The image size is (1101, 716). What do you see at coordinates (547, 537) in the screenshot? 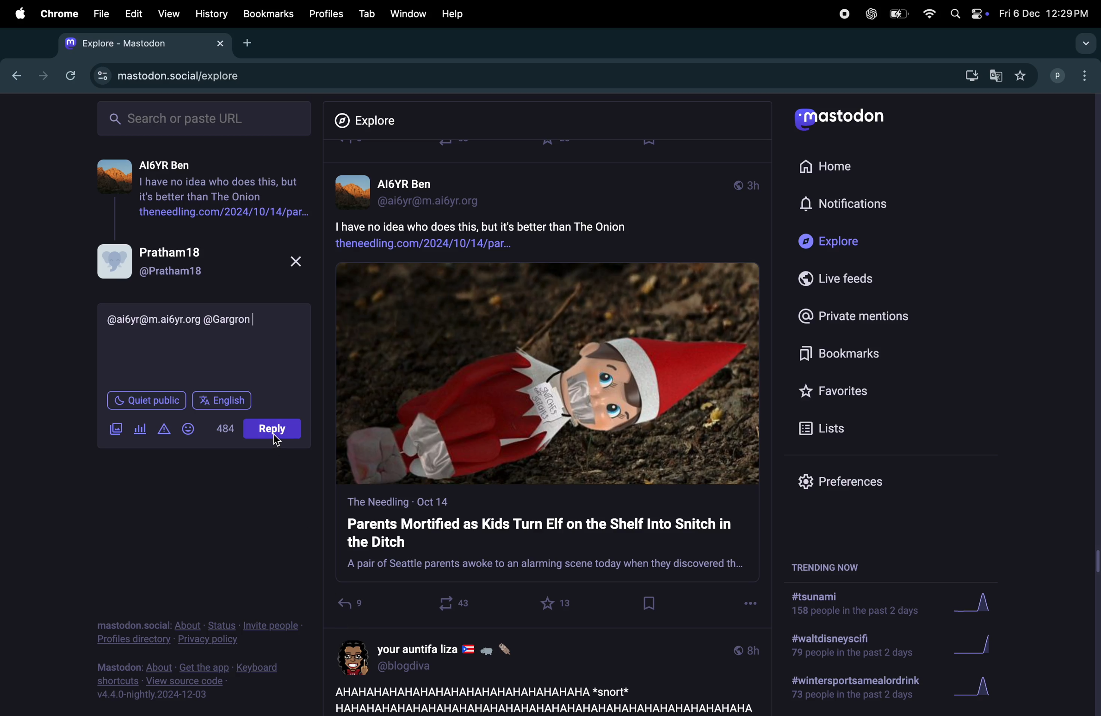
I see `post box` at bounding box center [547, 537].